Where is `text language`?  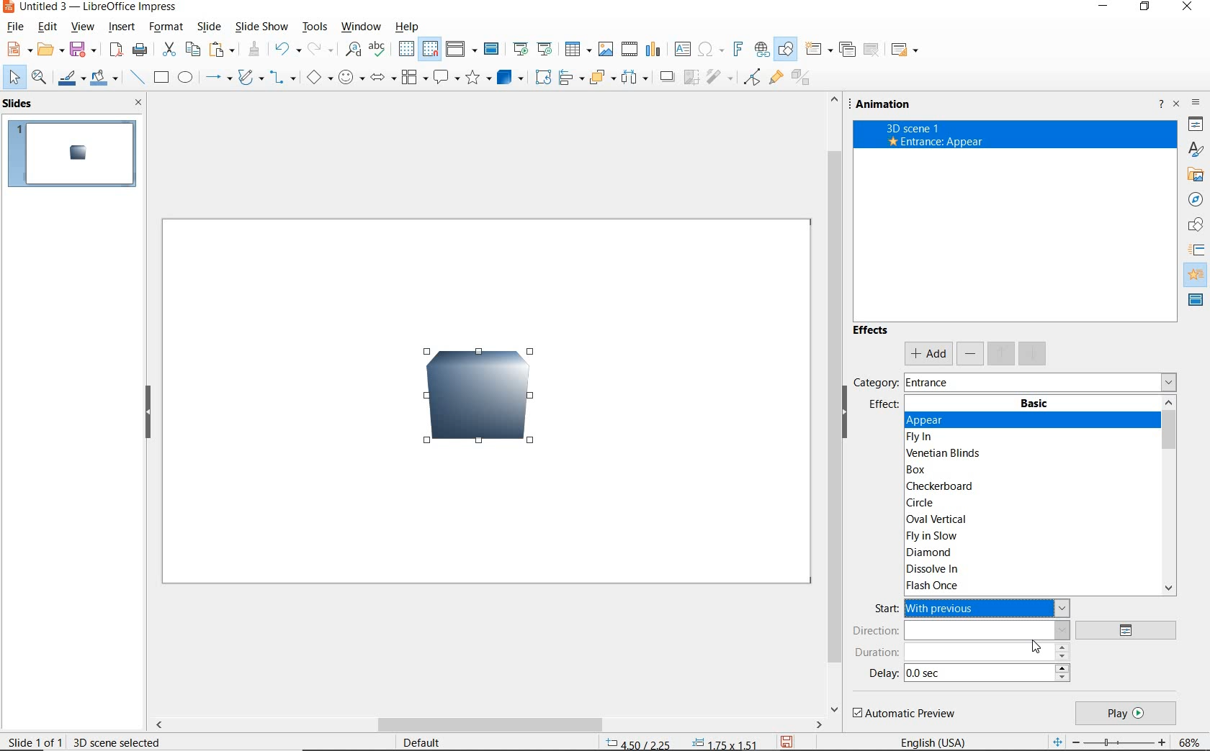
text language is located at coordinates (935, 741).